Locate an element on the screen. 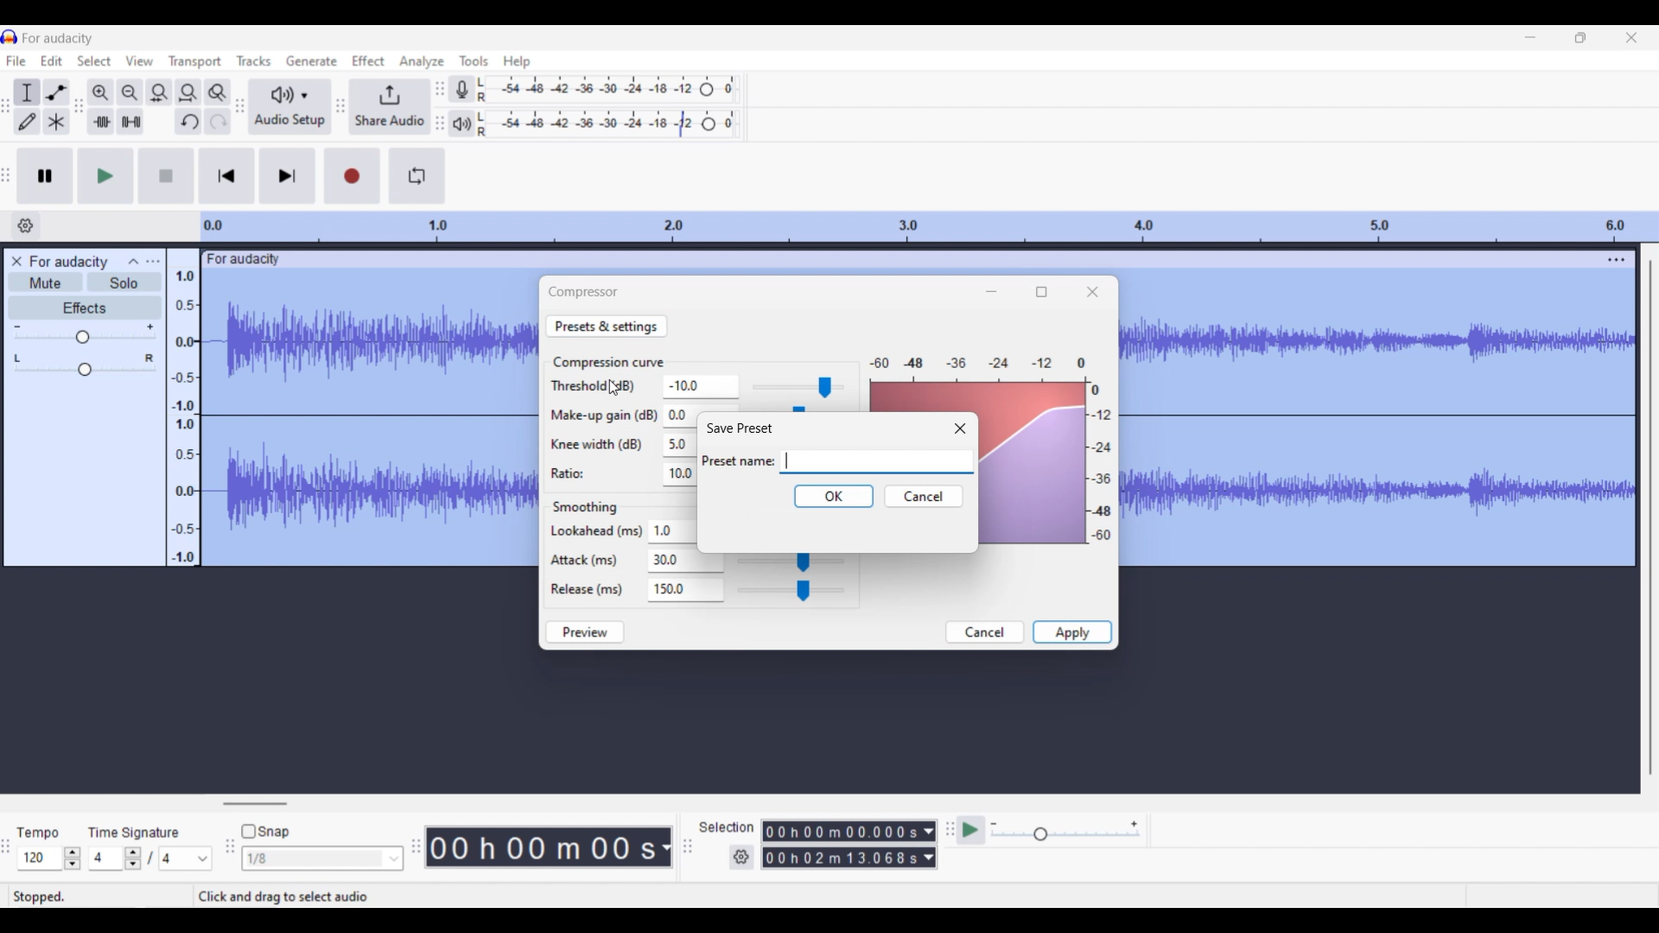 This screenshot has height=933, width=1659. Playback level is located at coordinates (608, 124).